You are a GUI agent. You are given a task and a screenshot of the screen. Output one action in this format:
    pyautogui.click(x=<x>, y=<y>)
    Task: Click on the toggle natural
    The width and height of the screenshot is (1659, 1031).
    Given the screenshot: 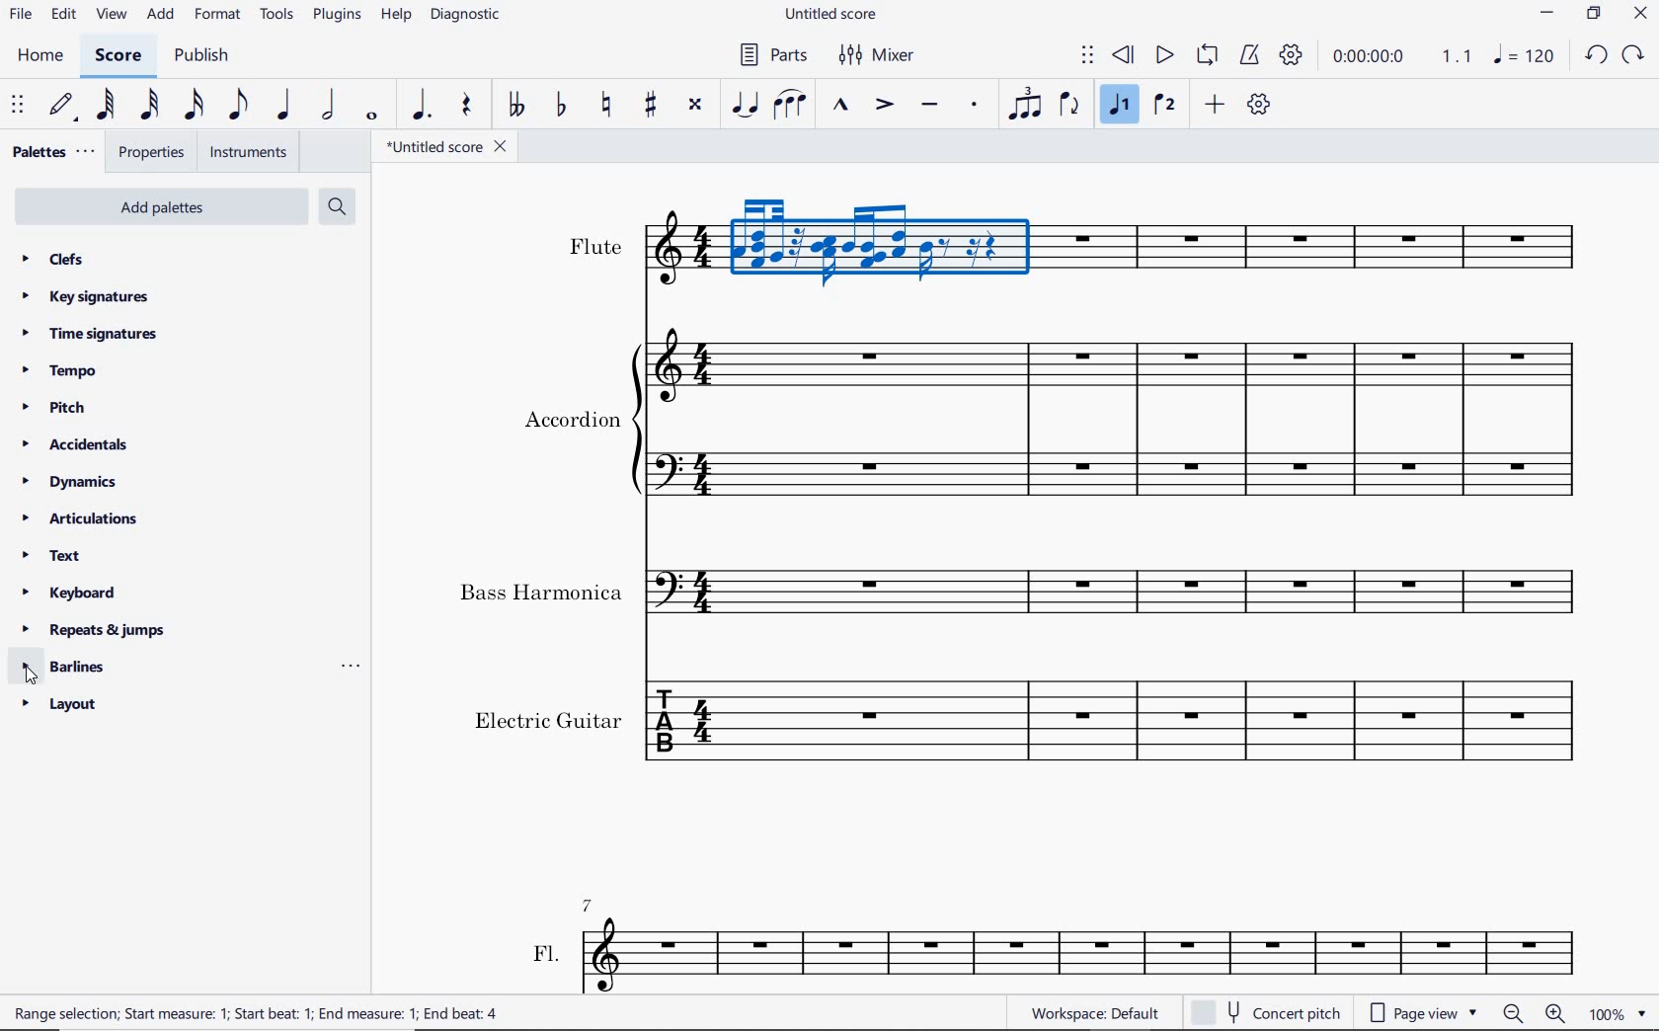 What is the action you would take?
    pyautogui.click(x=609, y=106)
    